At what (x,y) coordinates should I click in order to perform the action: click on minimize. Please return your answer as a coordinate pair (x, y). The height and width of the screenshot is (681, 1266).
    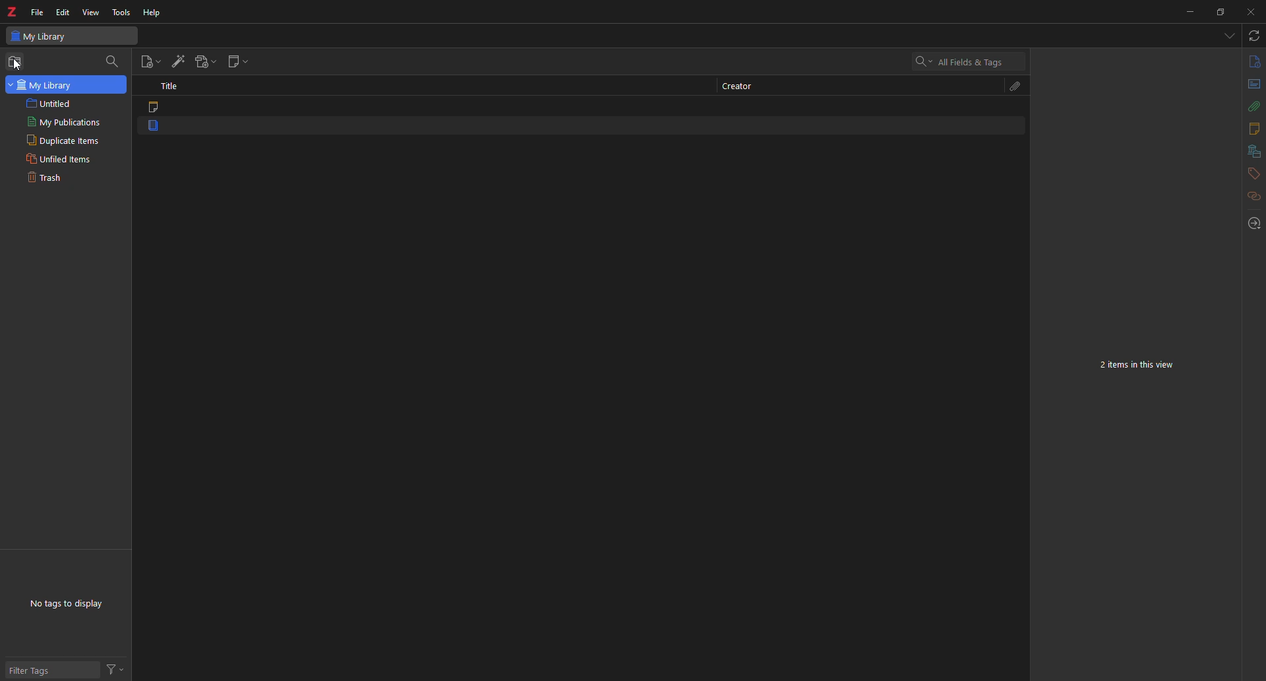
    Looking at the image, I should click on (1187, 12).